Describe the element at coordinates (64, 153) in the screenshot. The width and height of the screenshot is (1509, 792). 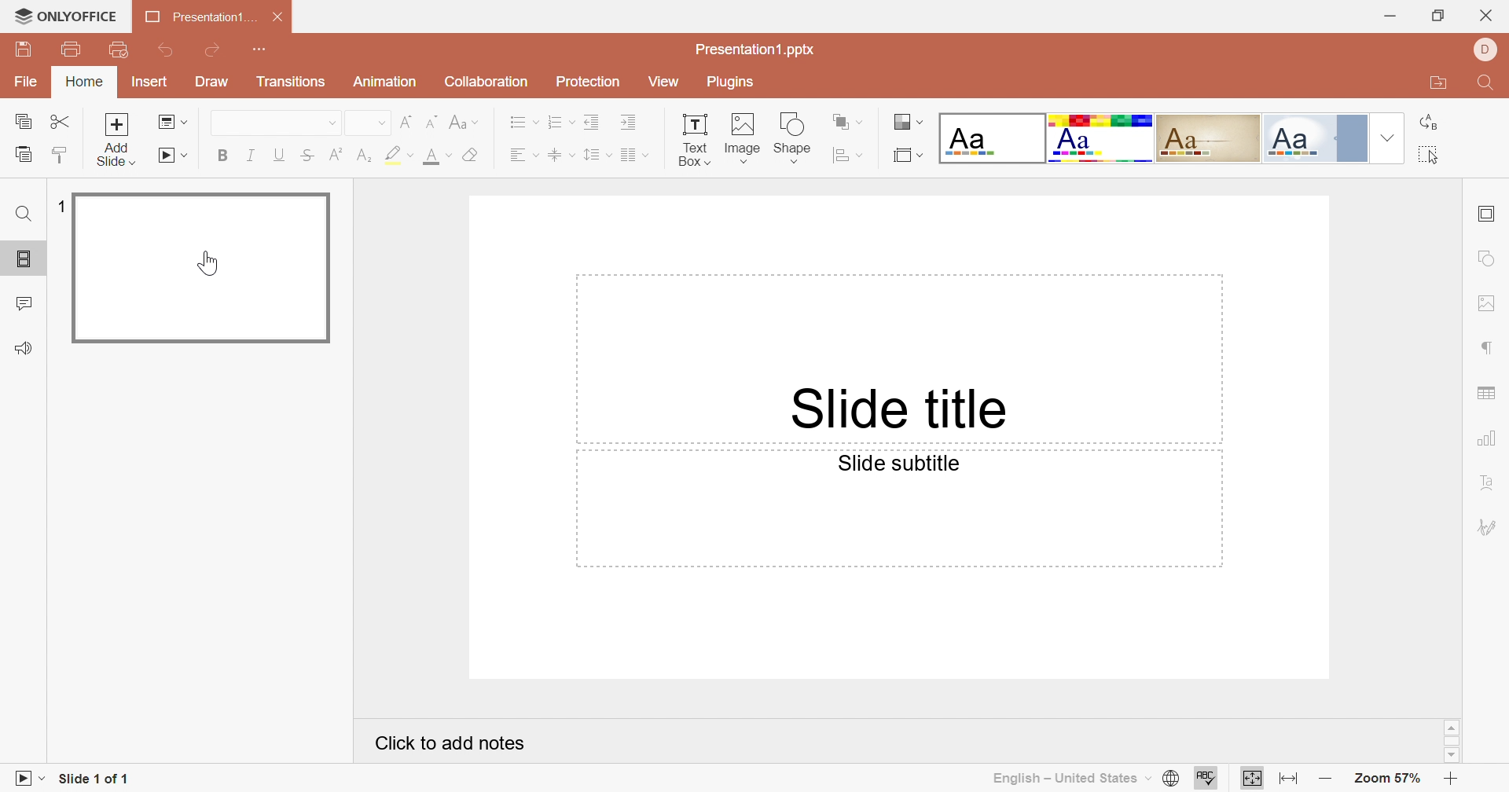
I see `Copy style` at that location.